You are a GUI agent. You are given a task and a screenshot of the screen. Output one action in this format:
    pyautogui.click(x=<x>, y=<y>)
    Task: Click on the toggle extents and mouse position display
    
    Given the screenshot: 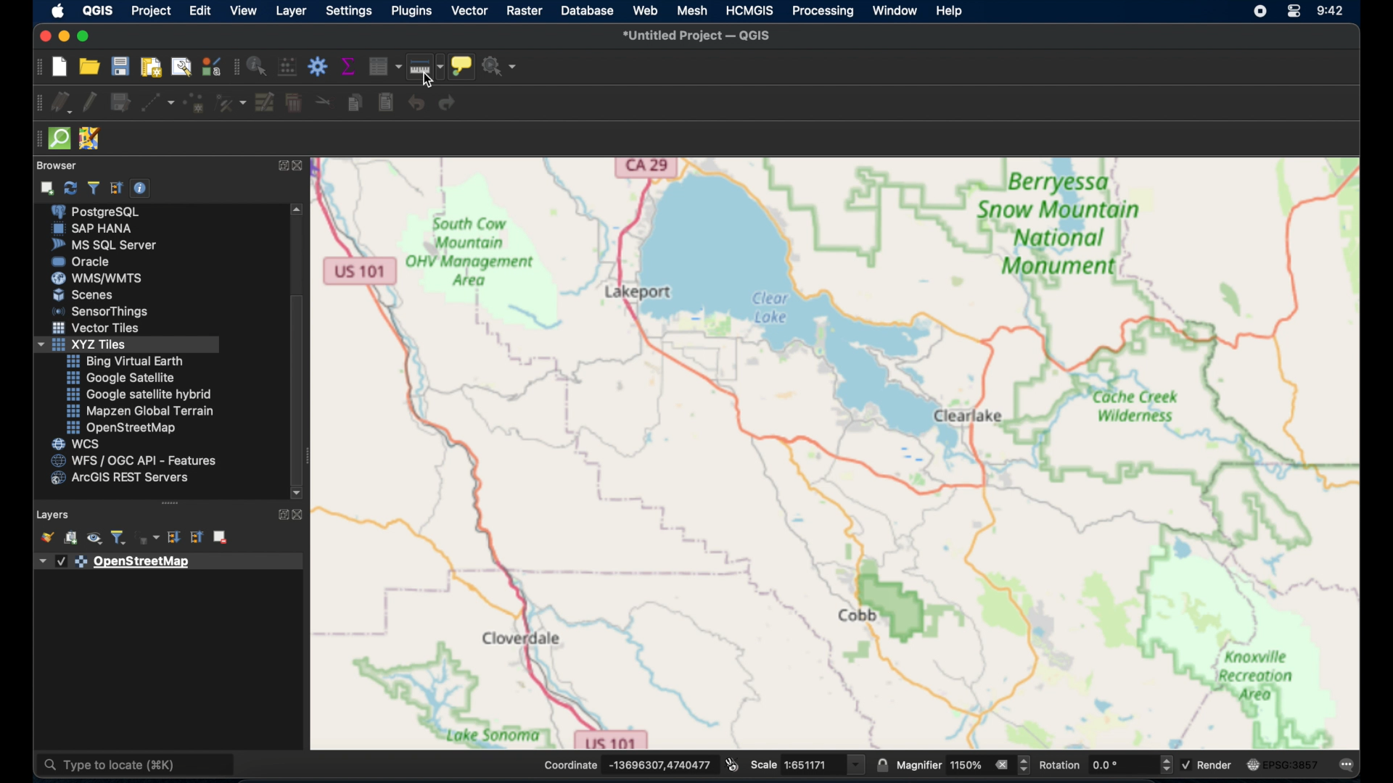 What is the action you would take?
    pyautogui.click(x=732, y=763)
    